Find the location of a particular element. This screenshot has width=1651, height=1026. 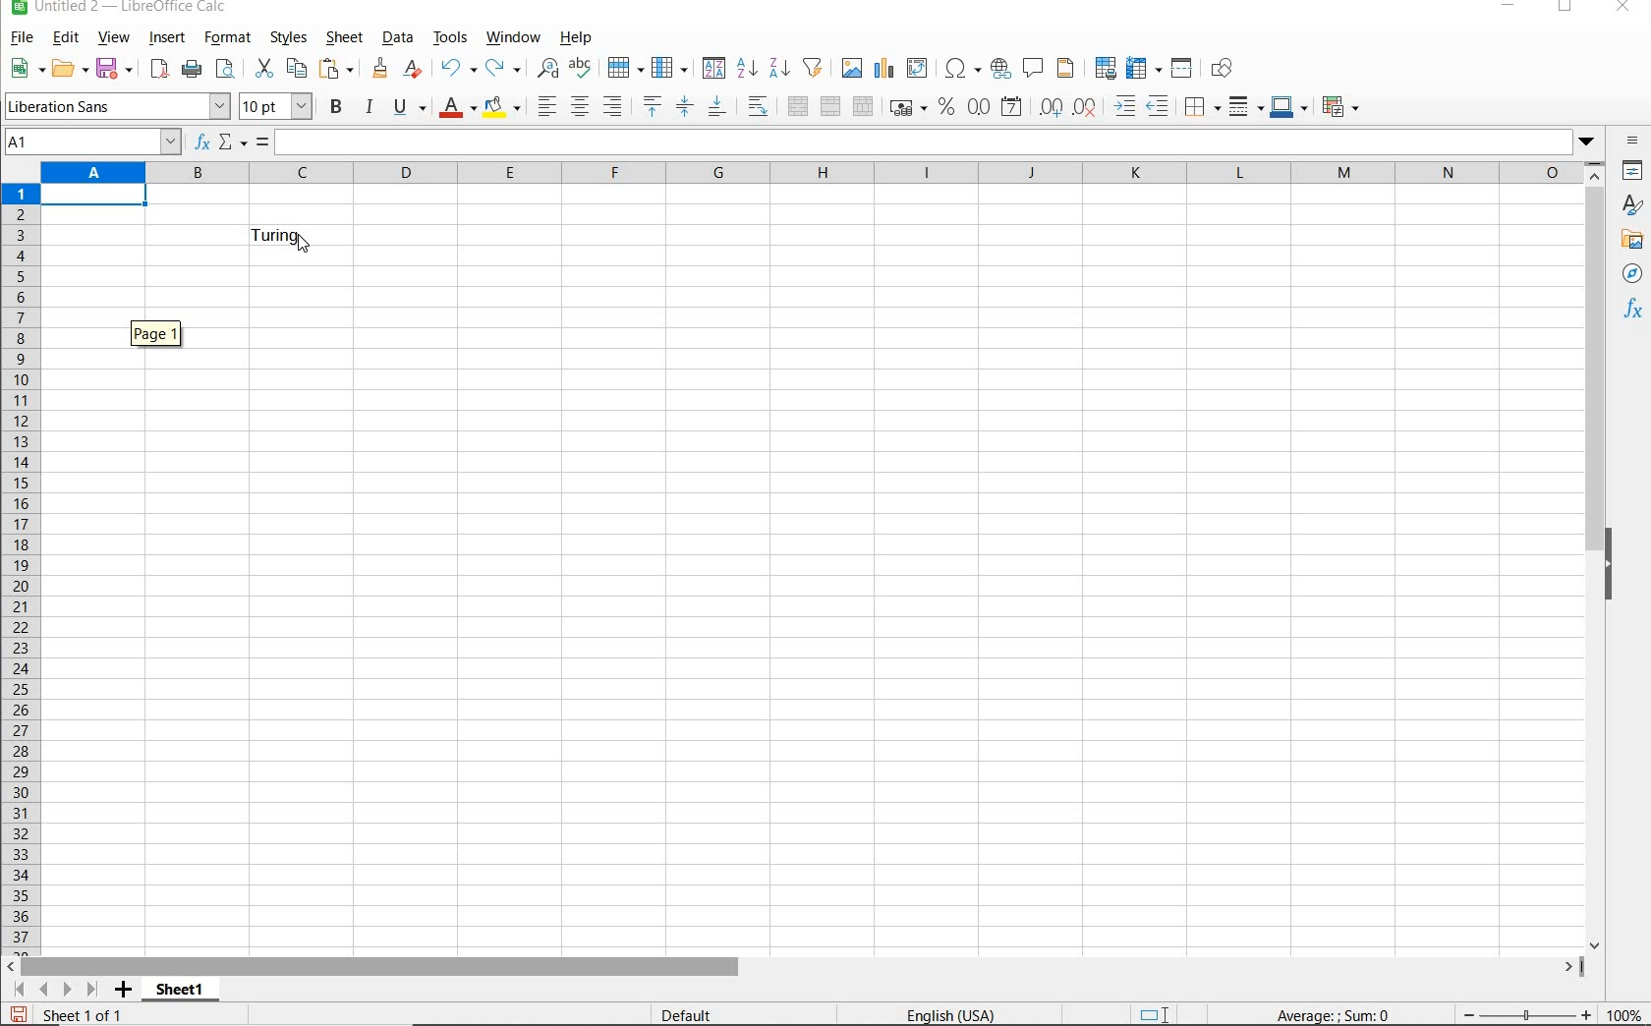

CLEAR DIRECT FORMATTING is located at coordinates (409, 68).